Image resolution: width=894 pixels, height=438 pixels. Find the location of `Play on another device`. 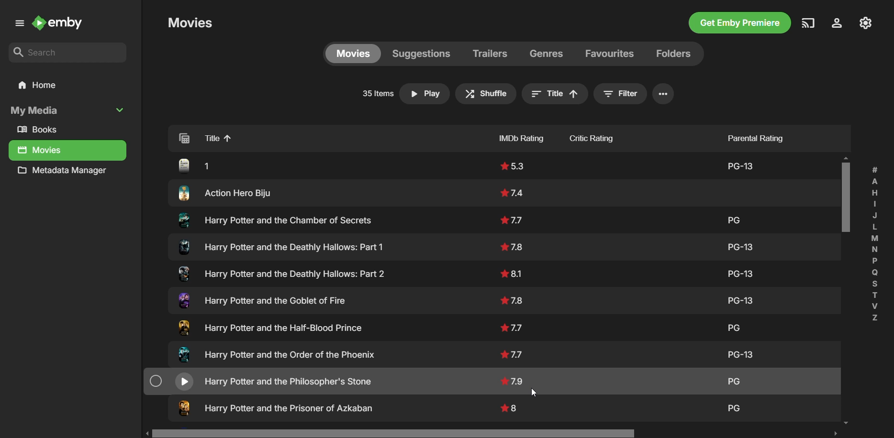

Play on another device is located at coordinates (808, 23).